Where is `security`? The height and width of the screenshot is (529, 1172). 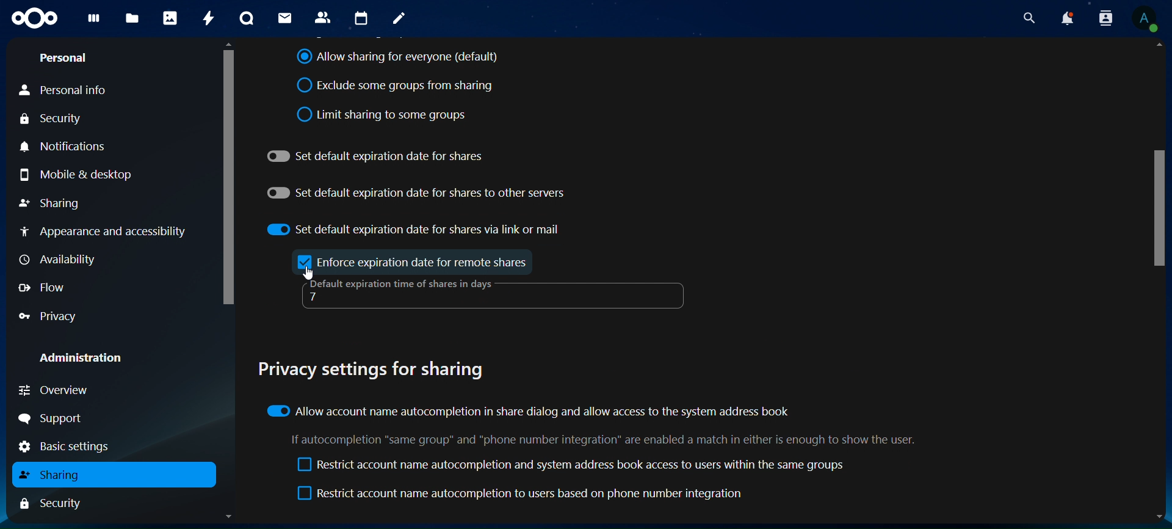
security is located at coordinates (52, 119).